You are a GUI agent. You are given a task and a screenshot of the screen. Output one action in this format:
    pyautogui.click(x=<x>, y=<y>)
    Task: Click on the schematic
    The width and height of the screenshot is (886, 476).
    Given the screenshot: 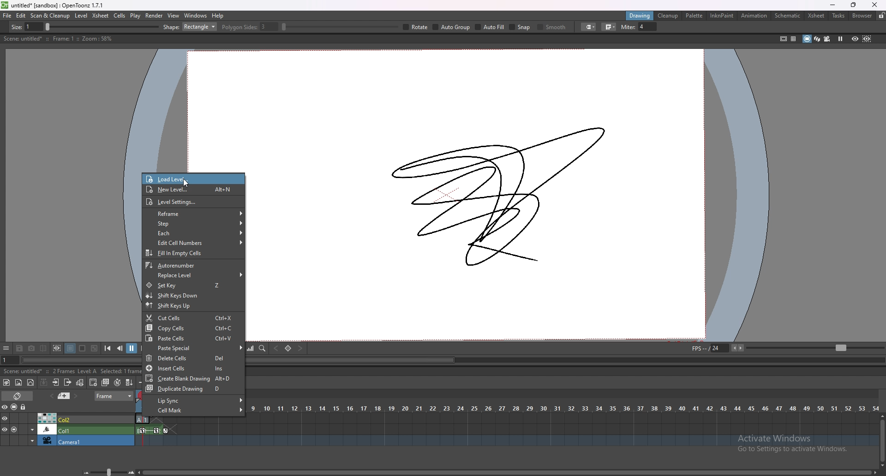 What is the action you would take?
    pyautogui.click(x=788, y=15)
    